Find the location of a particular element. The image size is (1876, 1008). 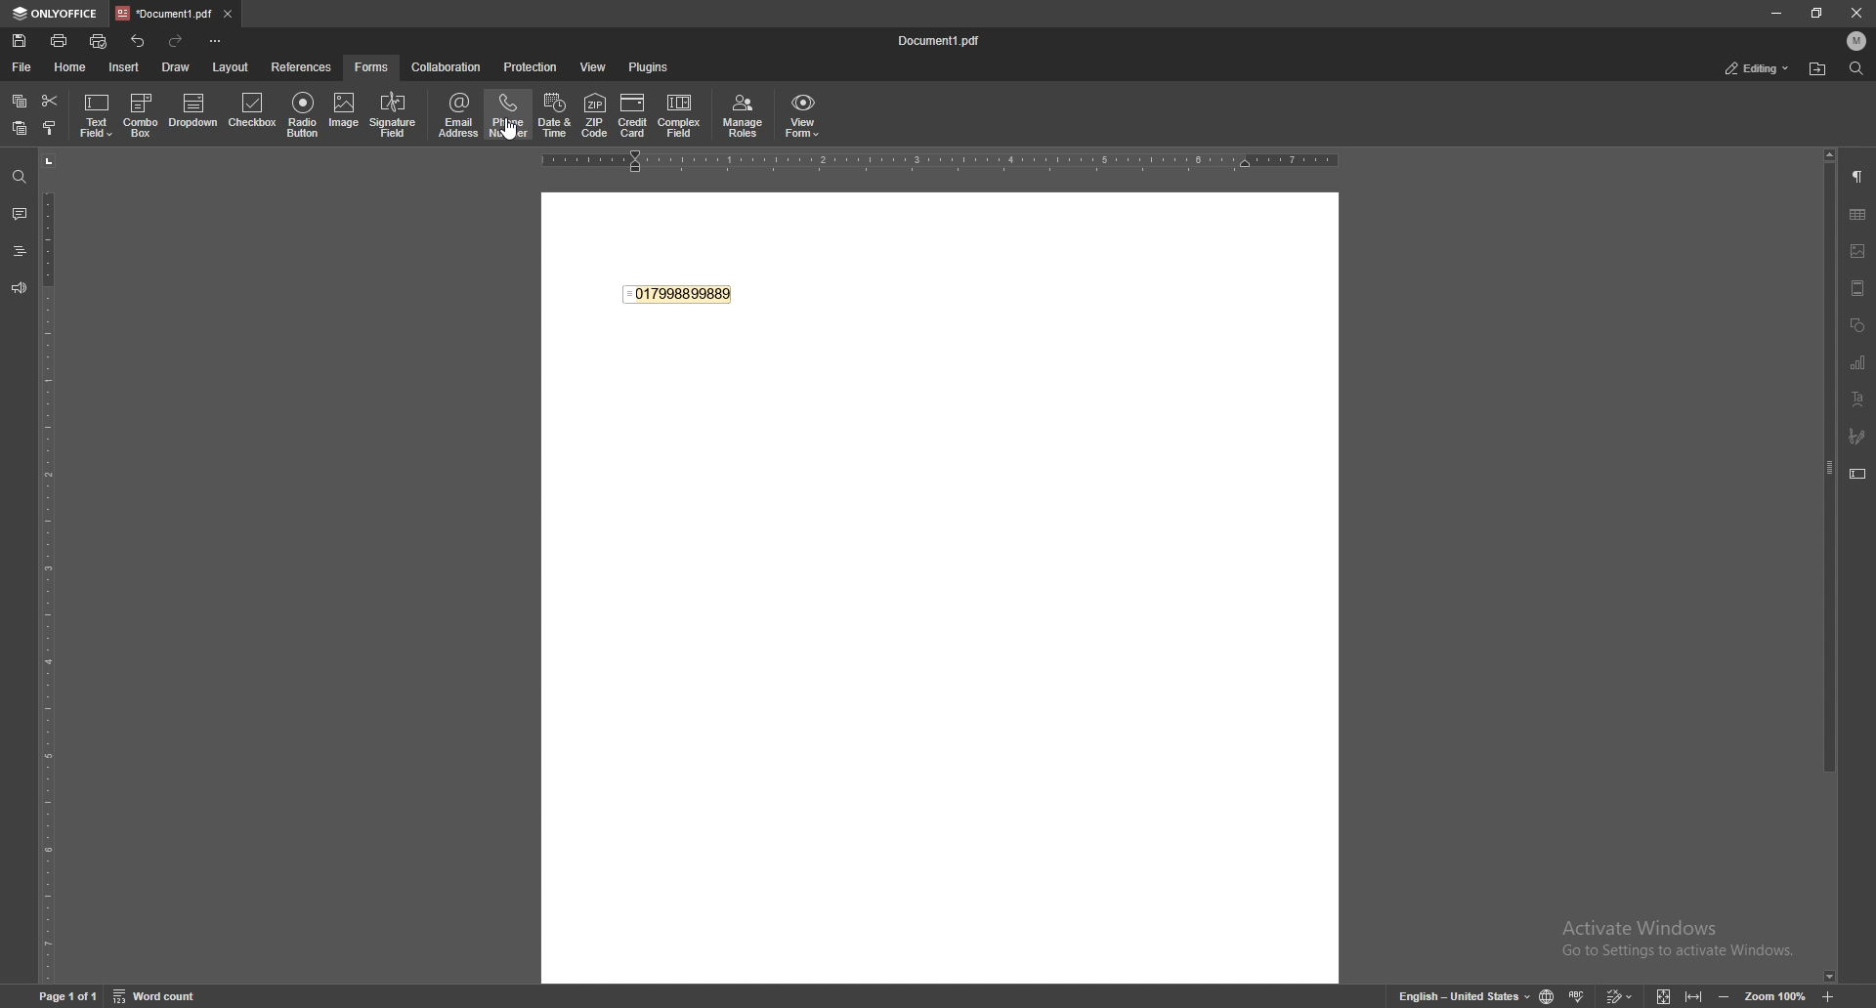

track changes is located at coordinates (1622, 996).